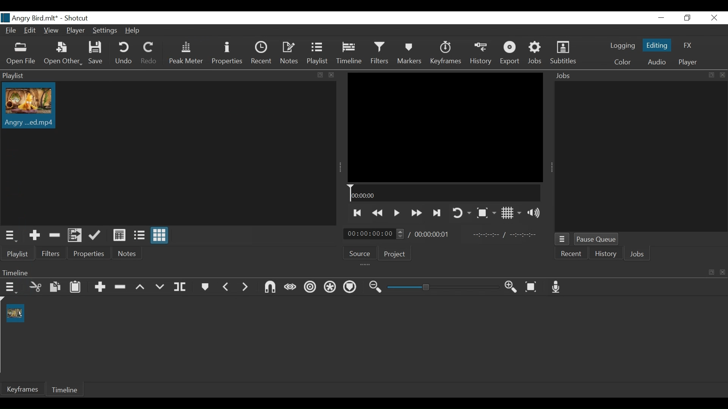 The height and width of the screenshot is (409, 728). I want to click on Ripple, so click(310, 287).